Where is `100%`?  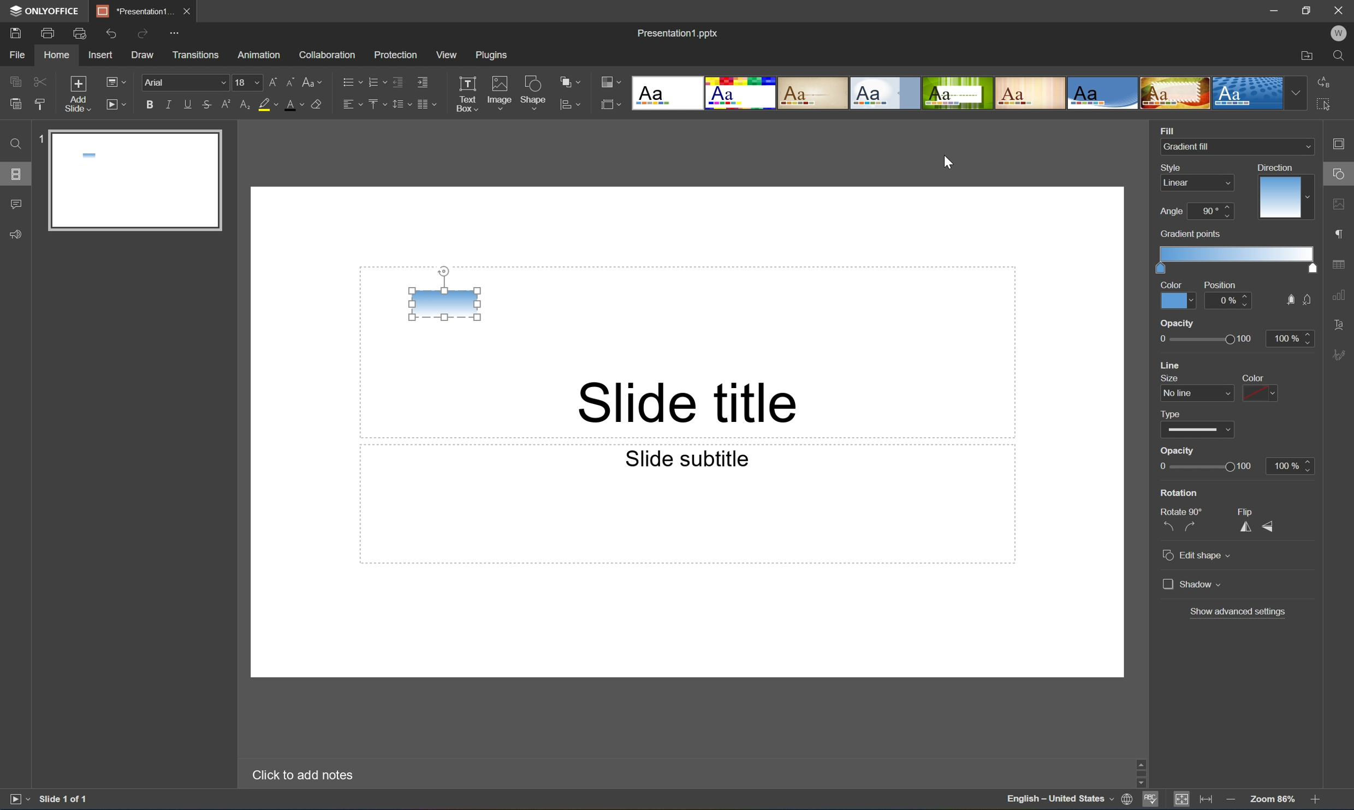
100% is located at coordinates (1290, 465).